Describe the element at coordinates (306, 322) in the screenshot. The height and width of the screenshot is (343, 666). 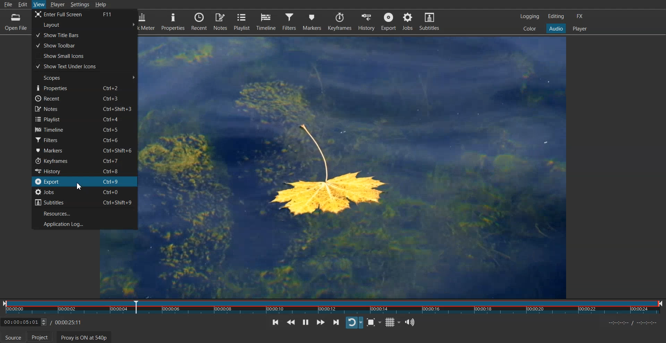
I see `Toggle play or pause` at that location.